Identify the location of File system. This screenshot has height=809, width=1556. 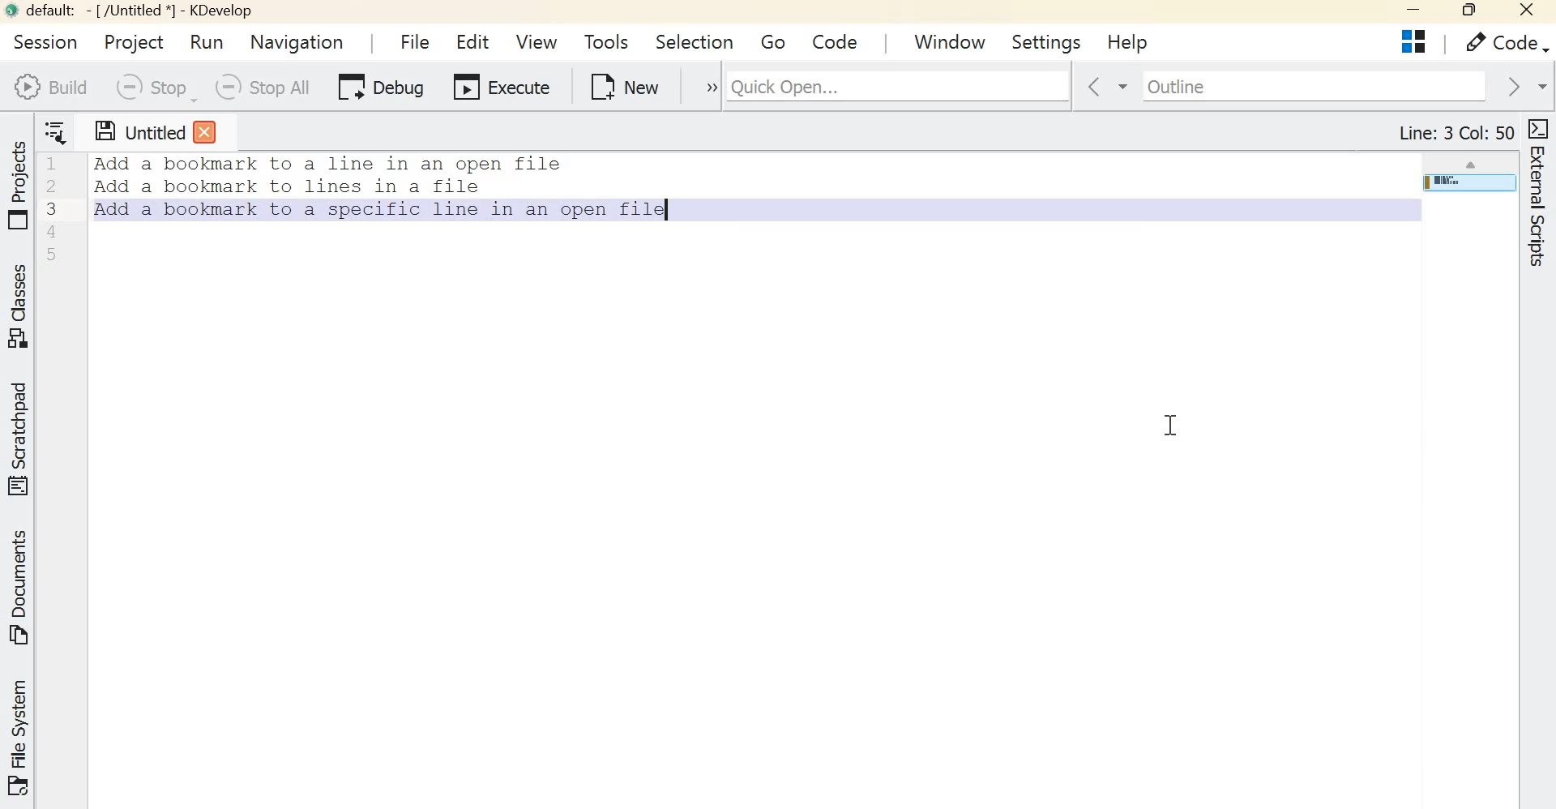
(22, 736).